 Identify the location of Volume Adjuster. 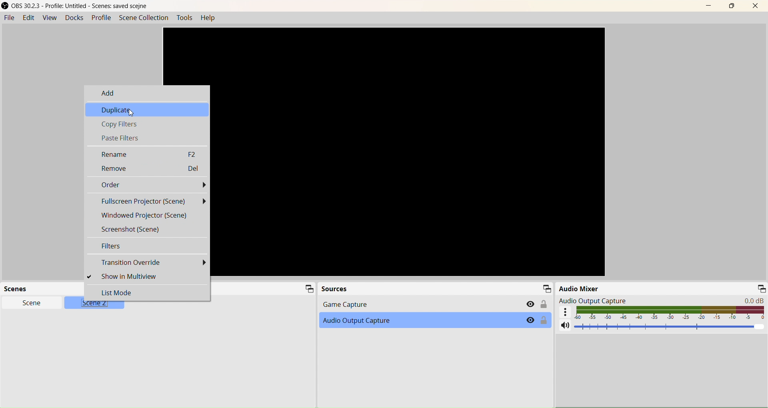
(671, 326).